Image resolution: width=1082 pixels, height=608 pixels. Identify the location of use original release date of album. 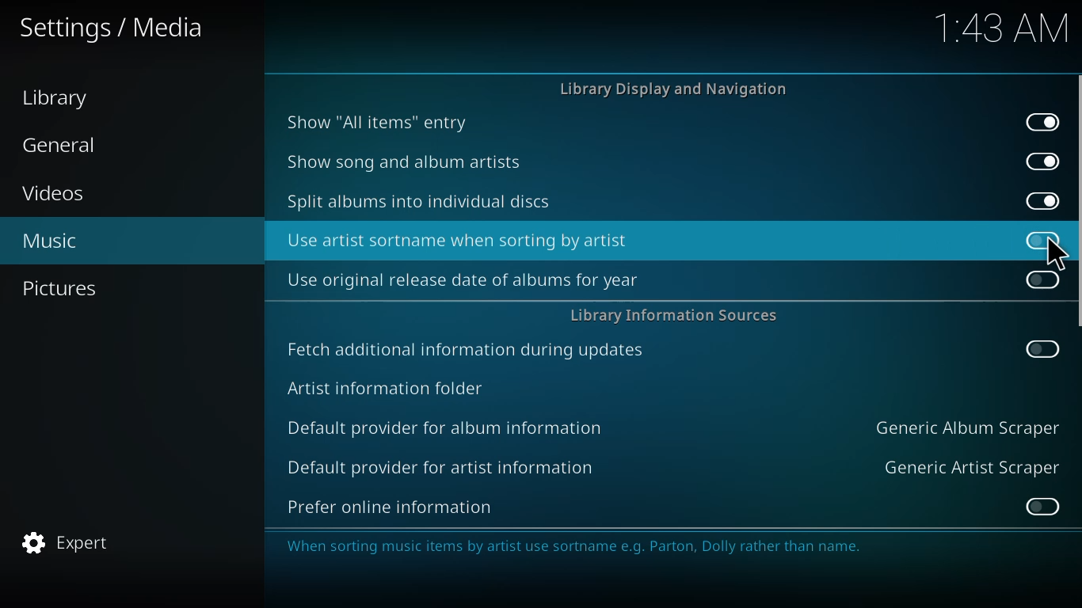
(462, 279).